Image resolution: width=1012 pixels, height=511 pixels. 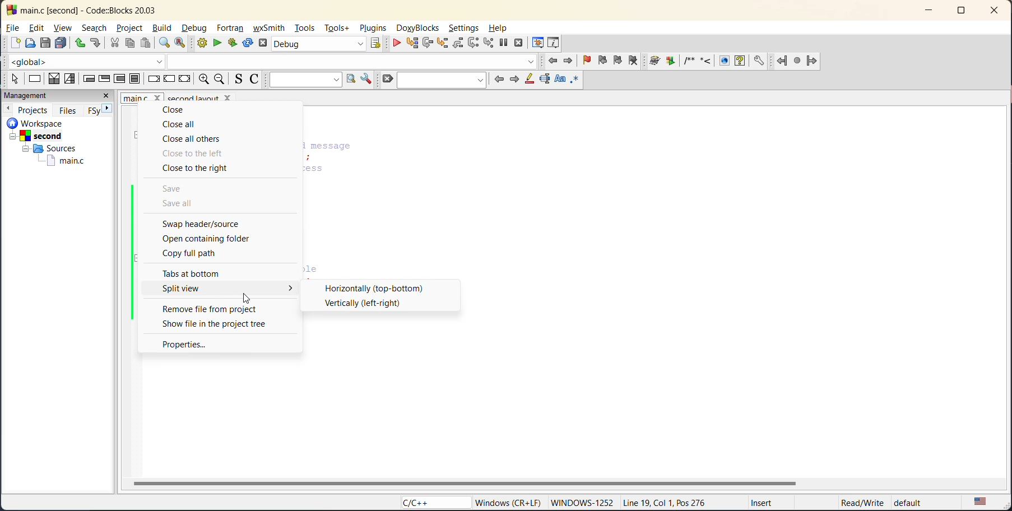 I want to click on text to search, so click(x=303, y=80).